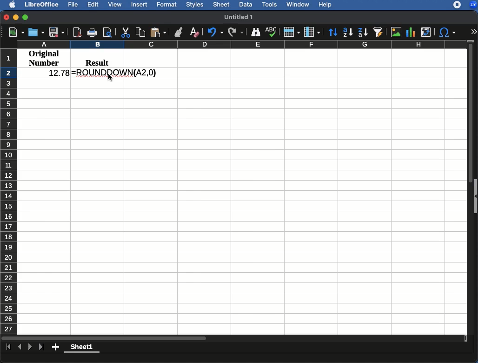  Describe the element at coordinates (108, 33) in the screenshot. I see `Print preview ` at that location.